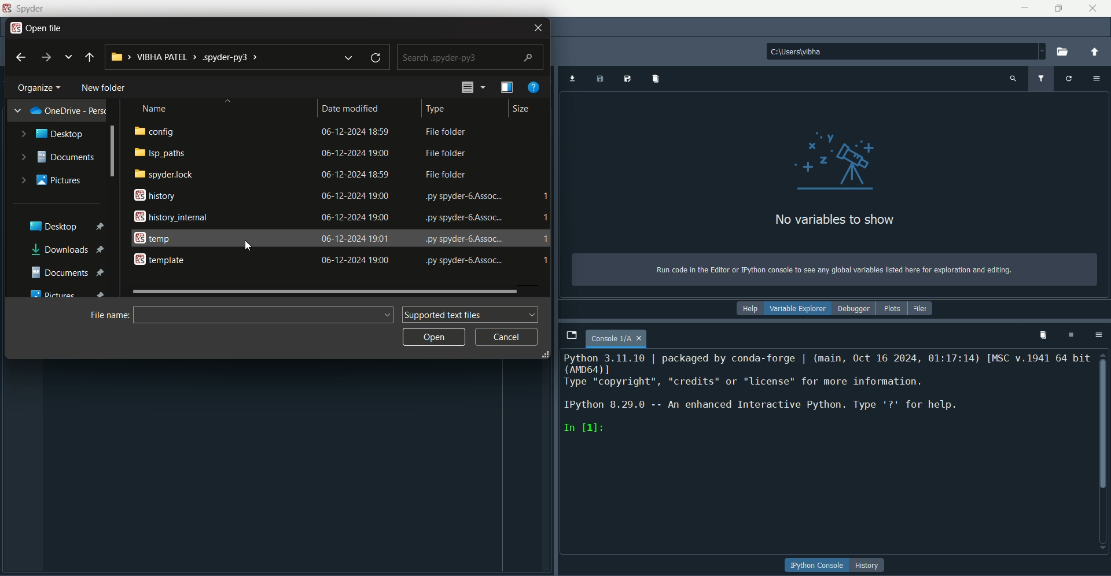 The height and width of the screenshot is (576, 1111). I want to click on change your view, so click(508, 87).